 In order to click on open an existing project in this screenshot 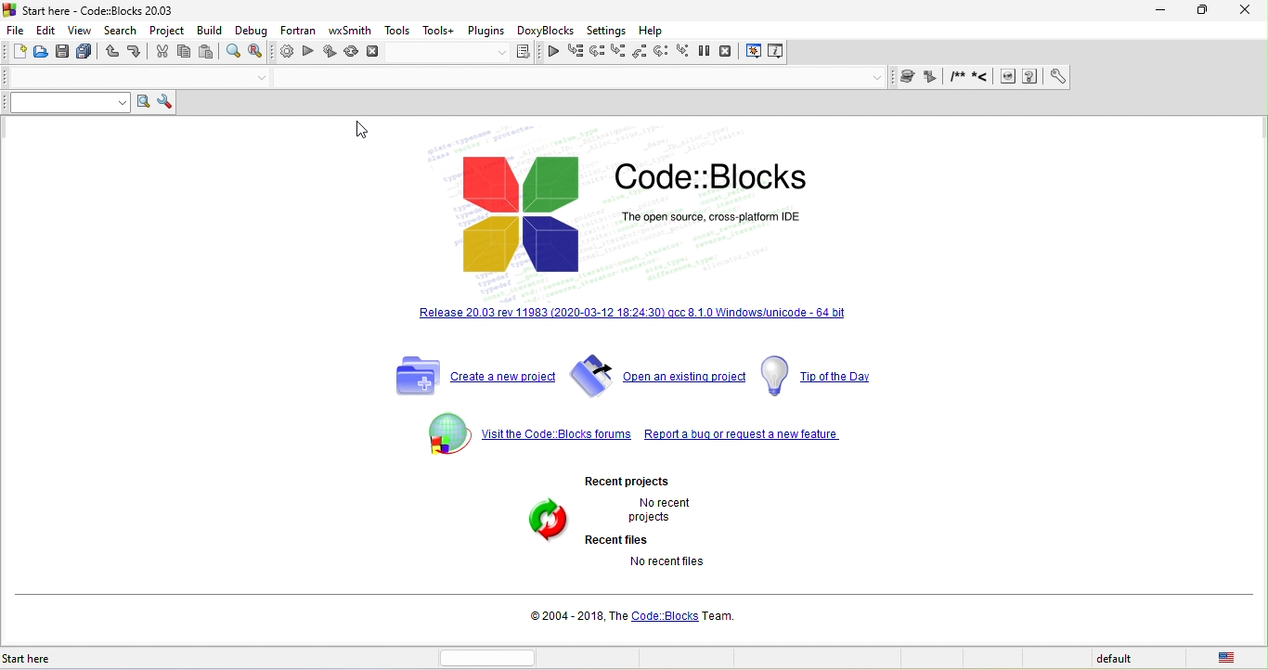, I will do `click(660, 375)`.